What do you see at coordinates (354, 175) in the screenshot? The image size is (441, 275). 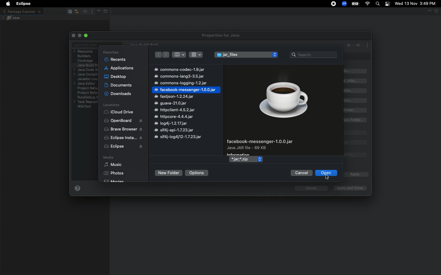 I see `Apply` at bounding box center [354, 175].